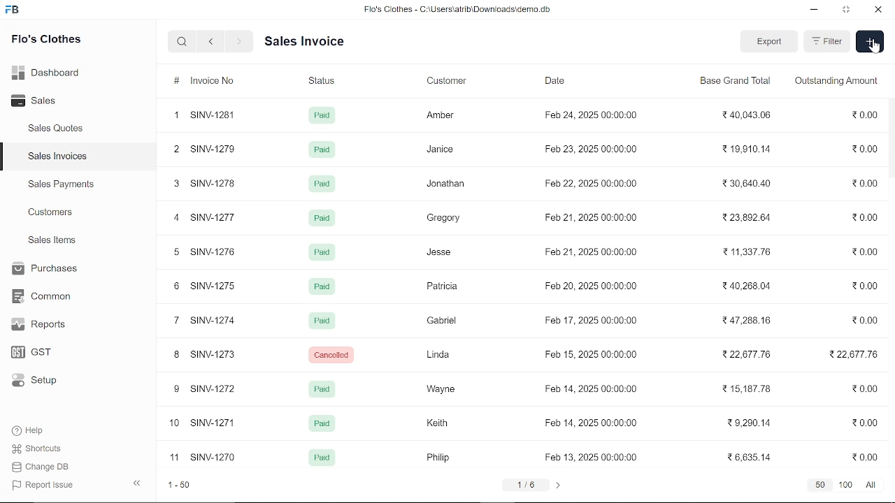 The width and height of the screenshot is (895, 503). What do you see at coordinates (846, 486) in the screenshot?
I see `100` at bounding box center [846, 486].